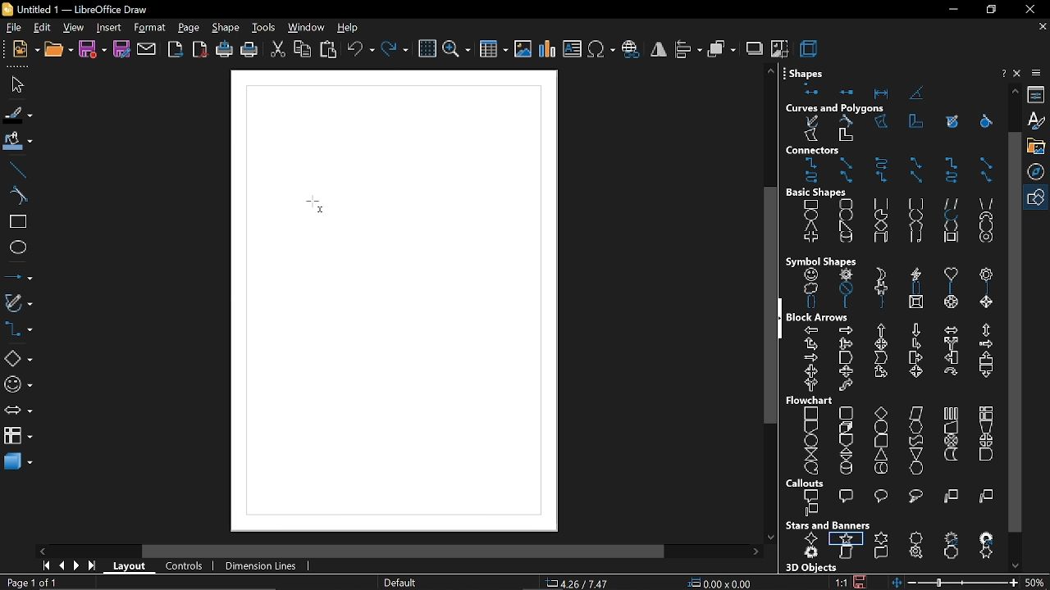 The width and height of the screenshot is (1050, 590). I want to click on flowchart, so click(810, 399).